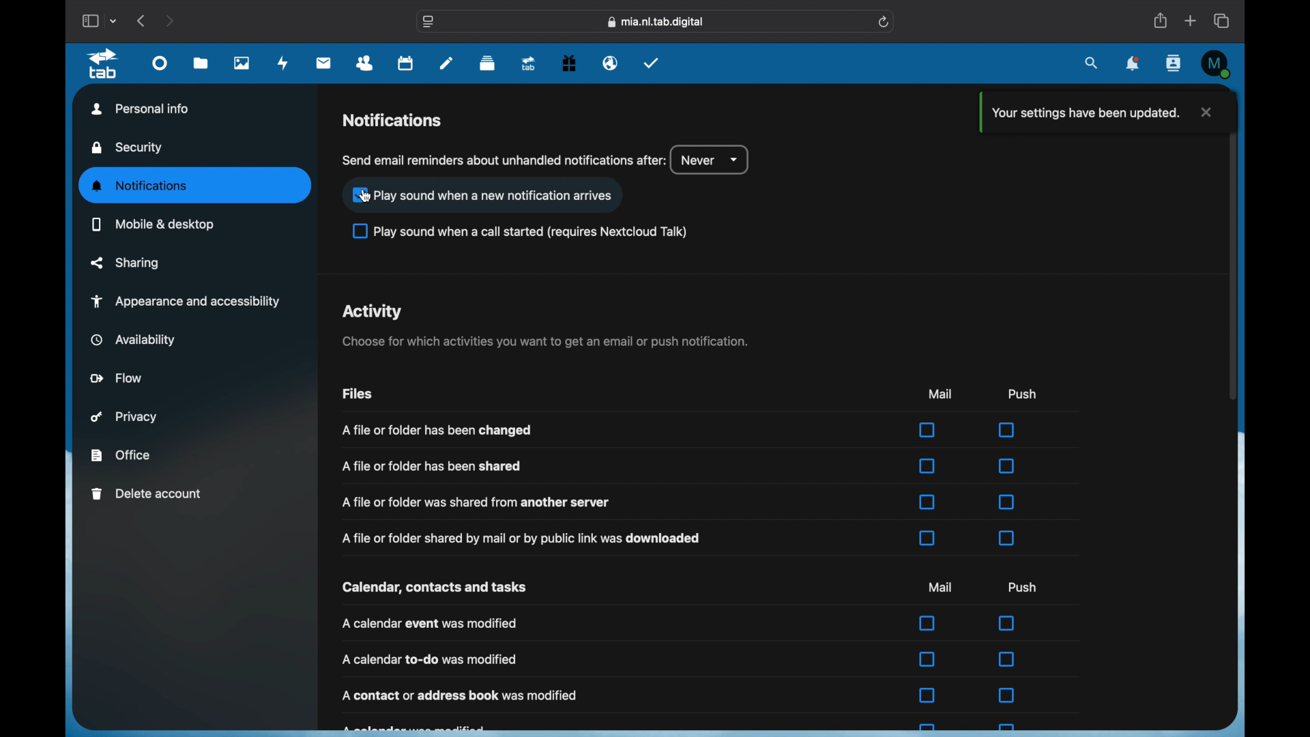  What do you see at coordinates (1007, 502) in the screenshot?
I see `checkbox` at bounding box center [1007, 502].